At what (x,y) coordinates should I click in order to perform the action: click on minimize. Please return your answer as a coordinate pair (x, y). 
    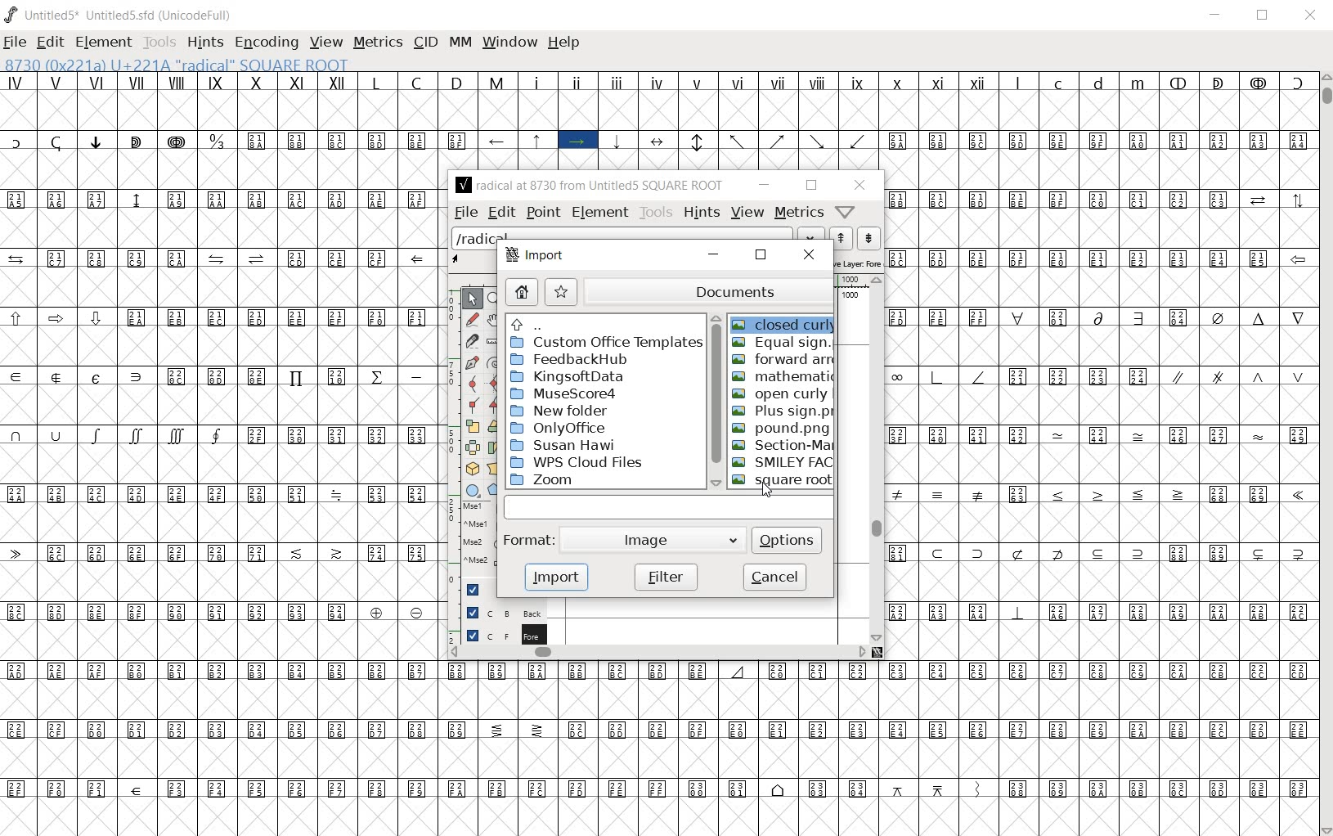
    Looking at the image, I should click on (713, 254).